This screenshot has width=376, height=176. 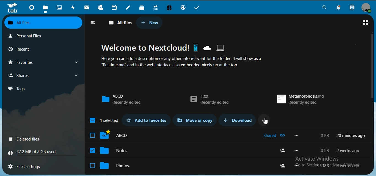 What do you see at coordinates (210, 100) in the screenshot?
I see `1.txt recently edited` at bounding box center [210, 100].